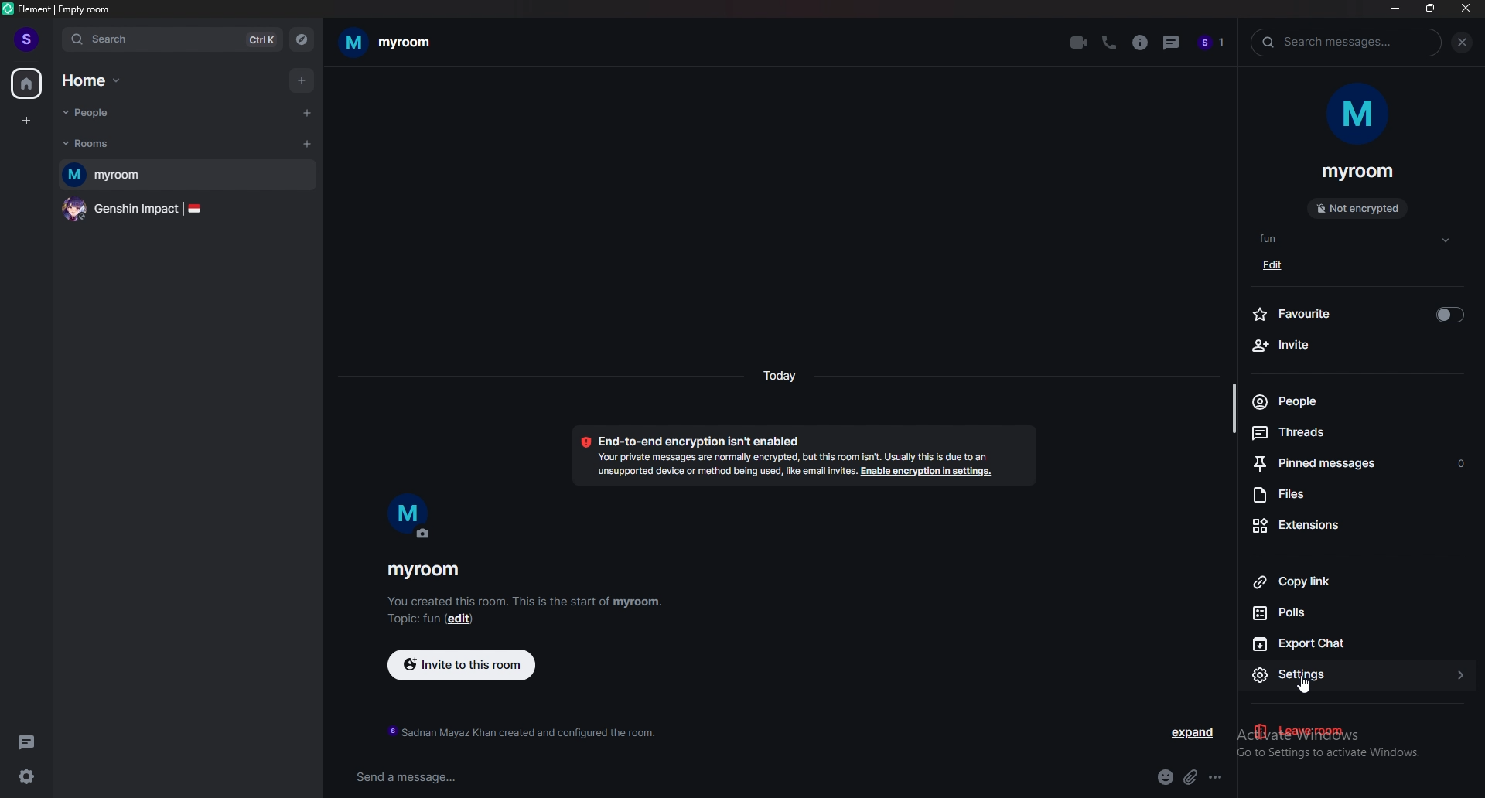 The width and height of the screenshot is (1485, 798). I want to click on my room, so click(396, 42).